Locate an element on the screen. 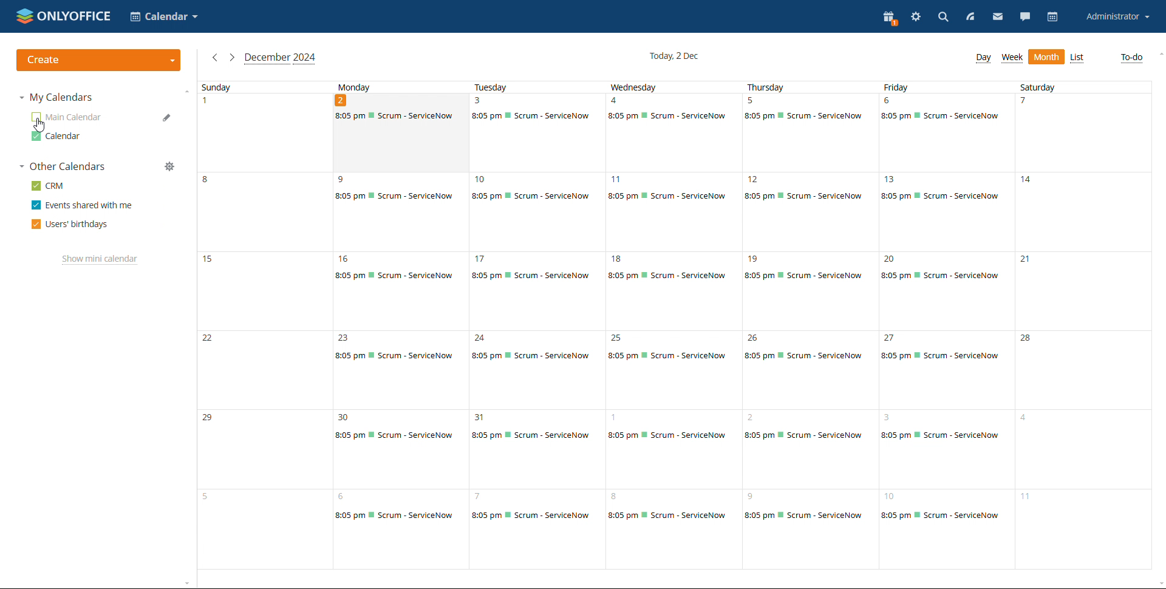 Image resolution: width=1166 pixels, height=589 pixels. settings is located at coordinates (916, 17).